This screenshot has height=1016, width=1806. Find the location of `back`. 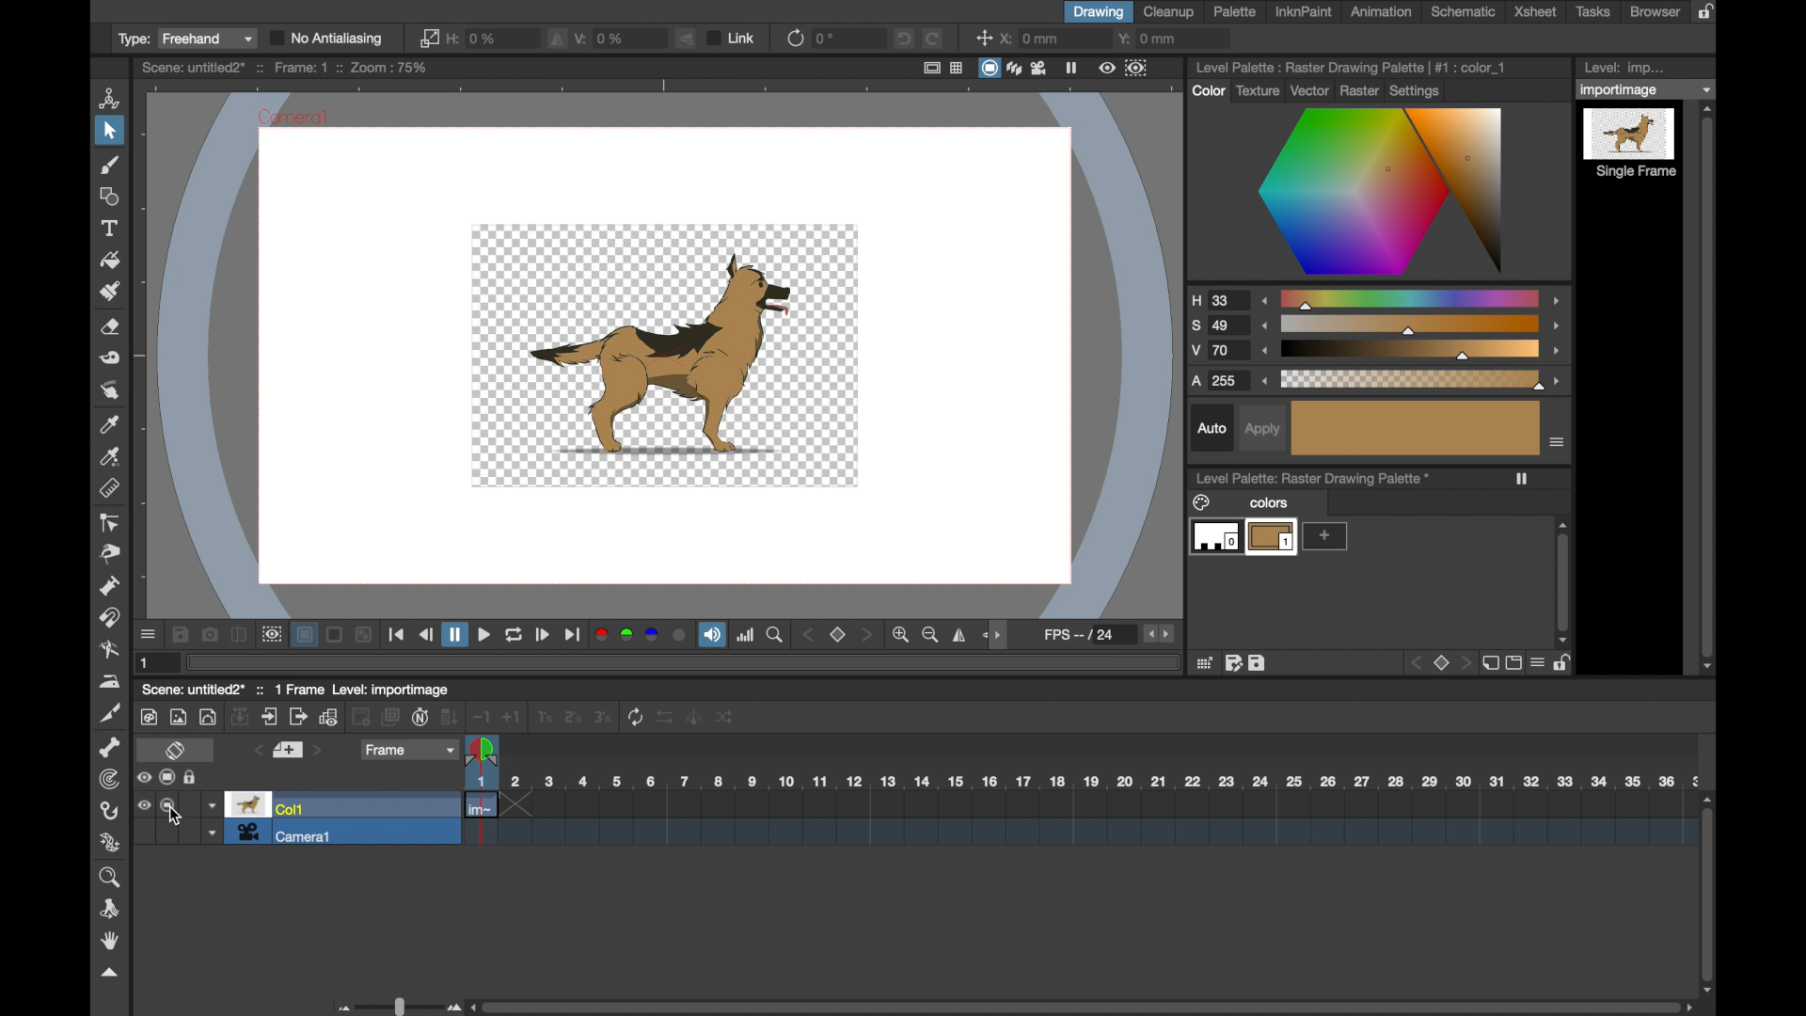

back is located at coordinates (809, 635).